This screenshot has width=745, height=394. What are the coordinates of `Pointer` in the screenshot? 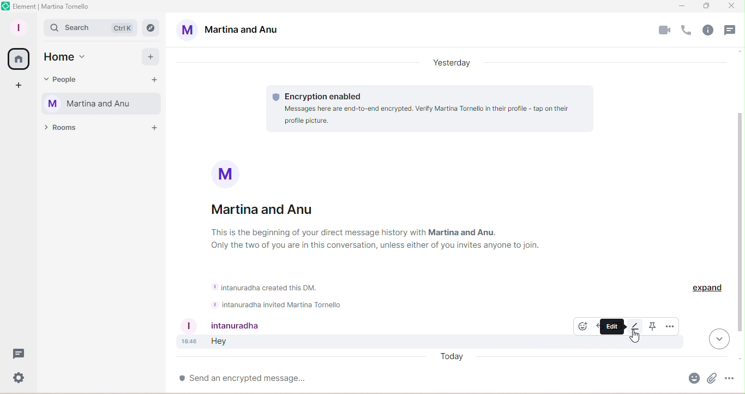 It's located at (634, 337).